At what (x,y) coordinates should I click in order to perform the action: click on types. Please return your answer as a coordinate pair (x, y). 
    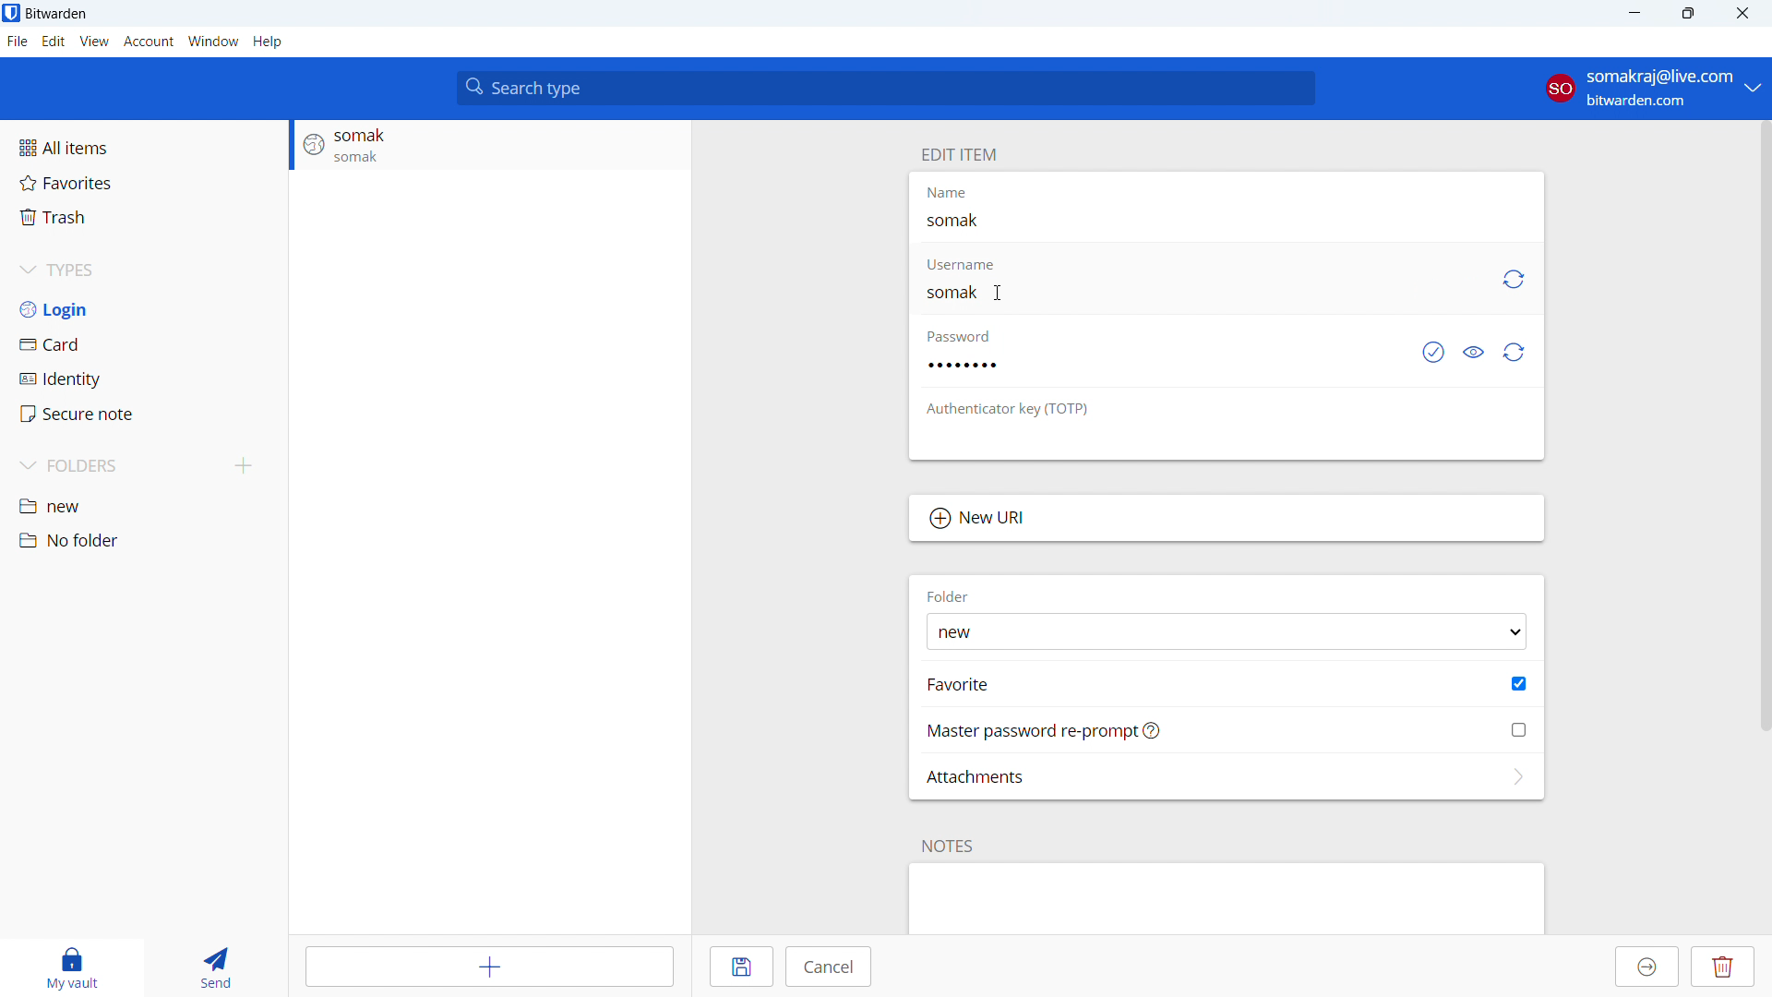
    Looking at the image, I should click on (144, 270).